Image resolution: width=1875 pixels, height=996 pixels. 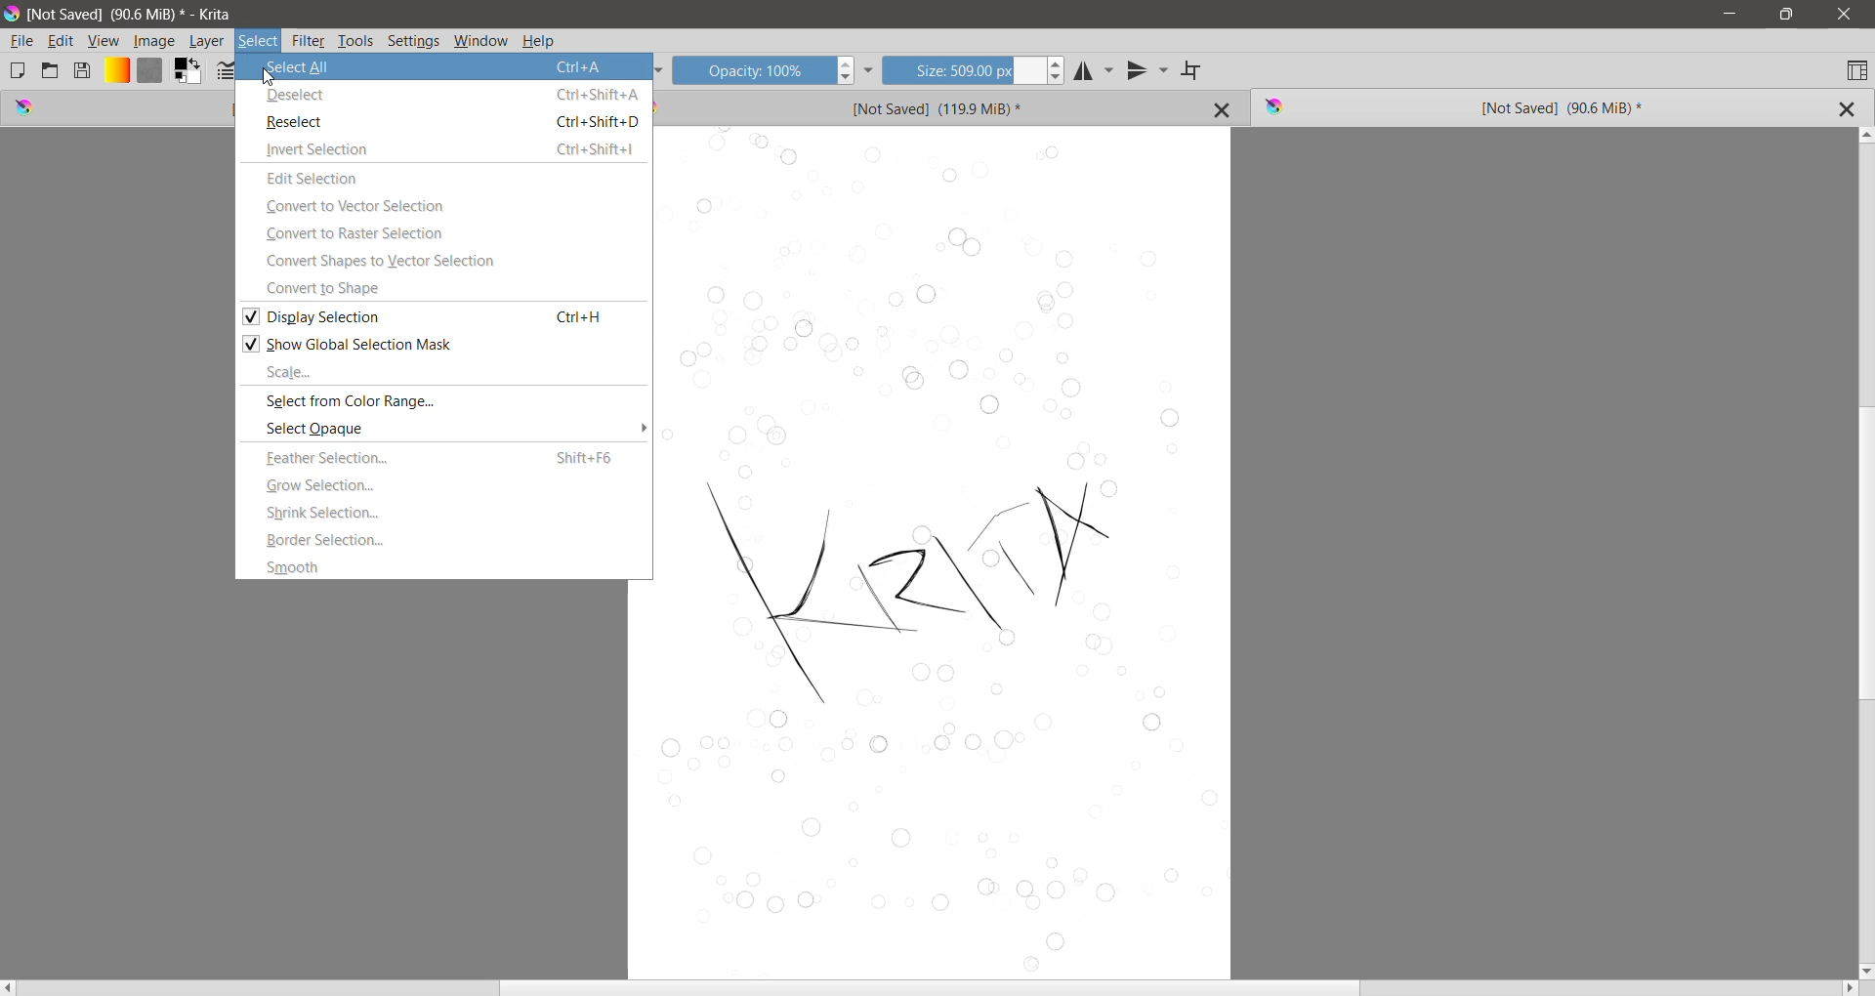 What do you see at coordinates (443, 288) in the screenshot?
I see `Convert to Shape` at bounding box center [443, 288].